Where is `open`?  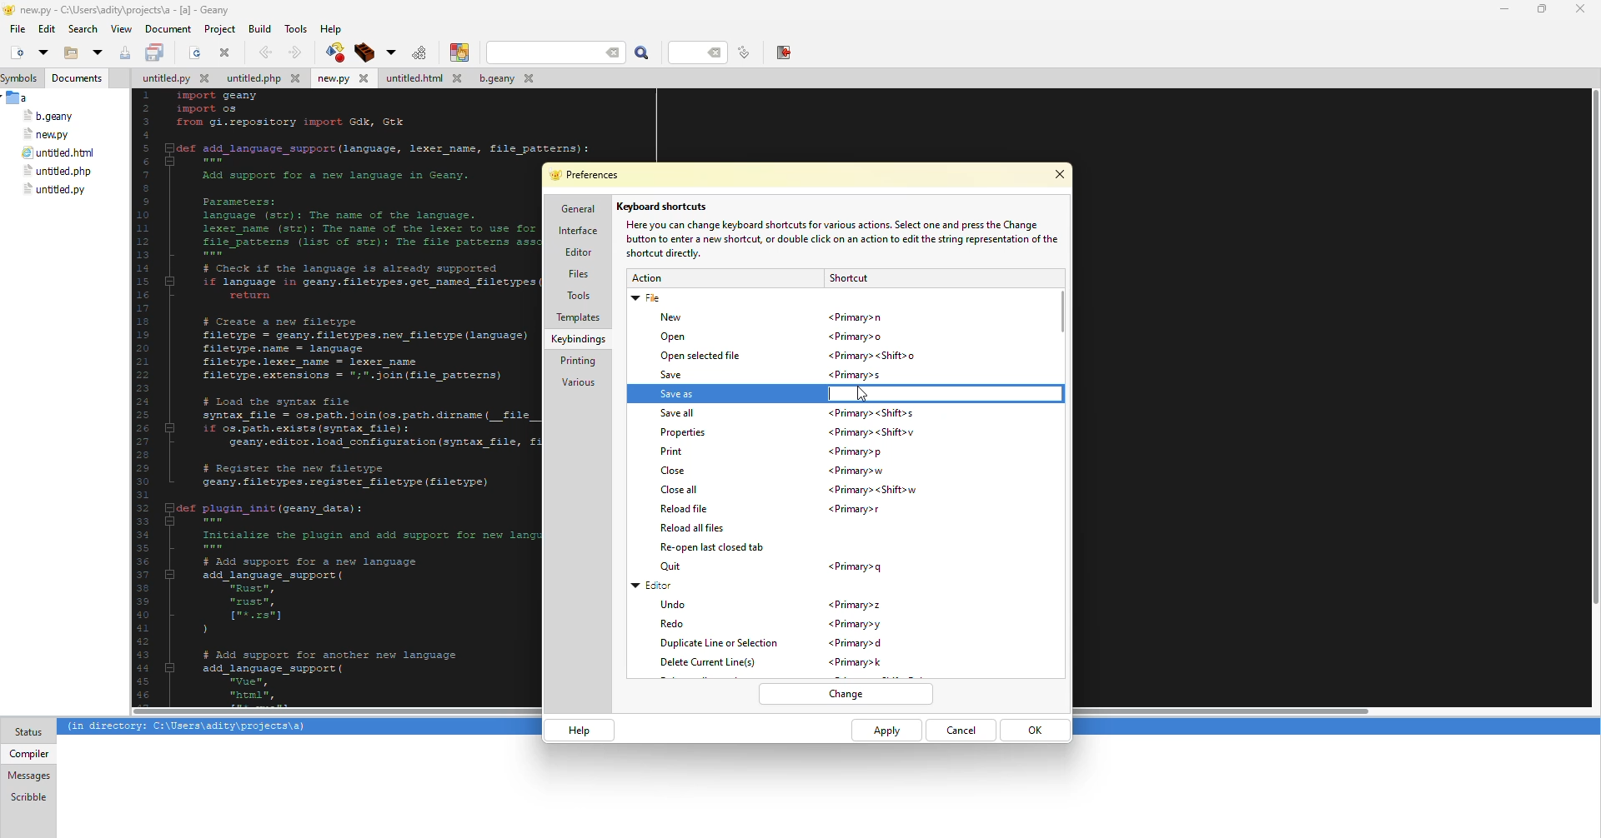
open is located at coordinates (42, 52).